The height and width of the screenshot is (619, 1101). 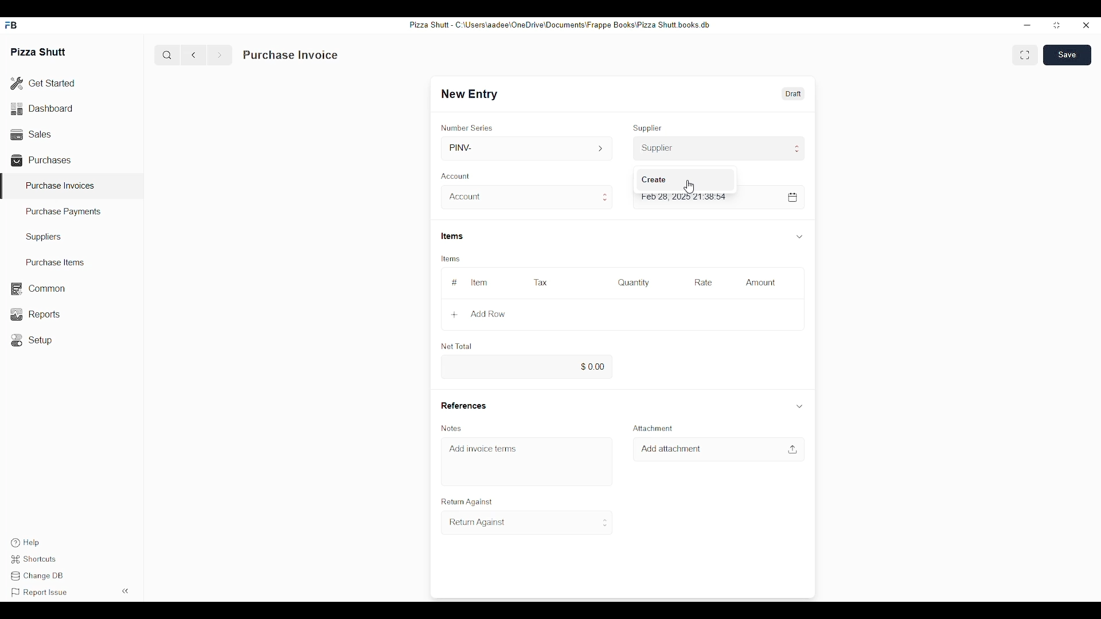 What do you see at coordinates (454, 283) in the screenshot?
I see `#` at bounding box center [454, 283].